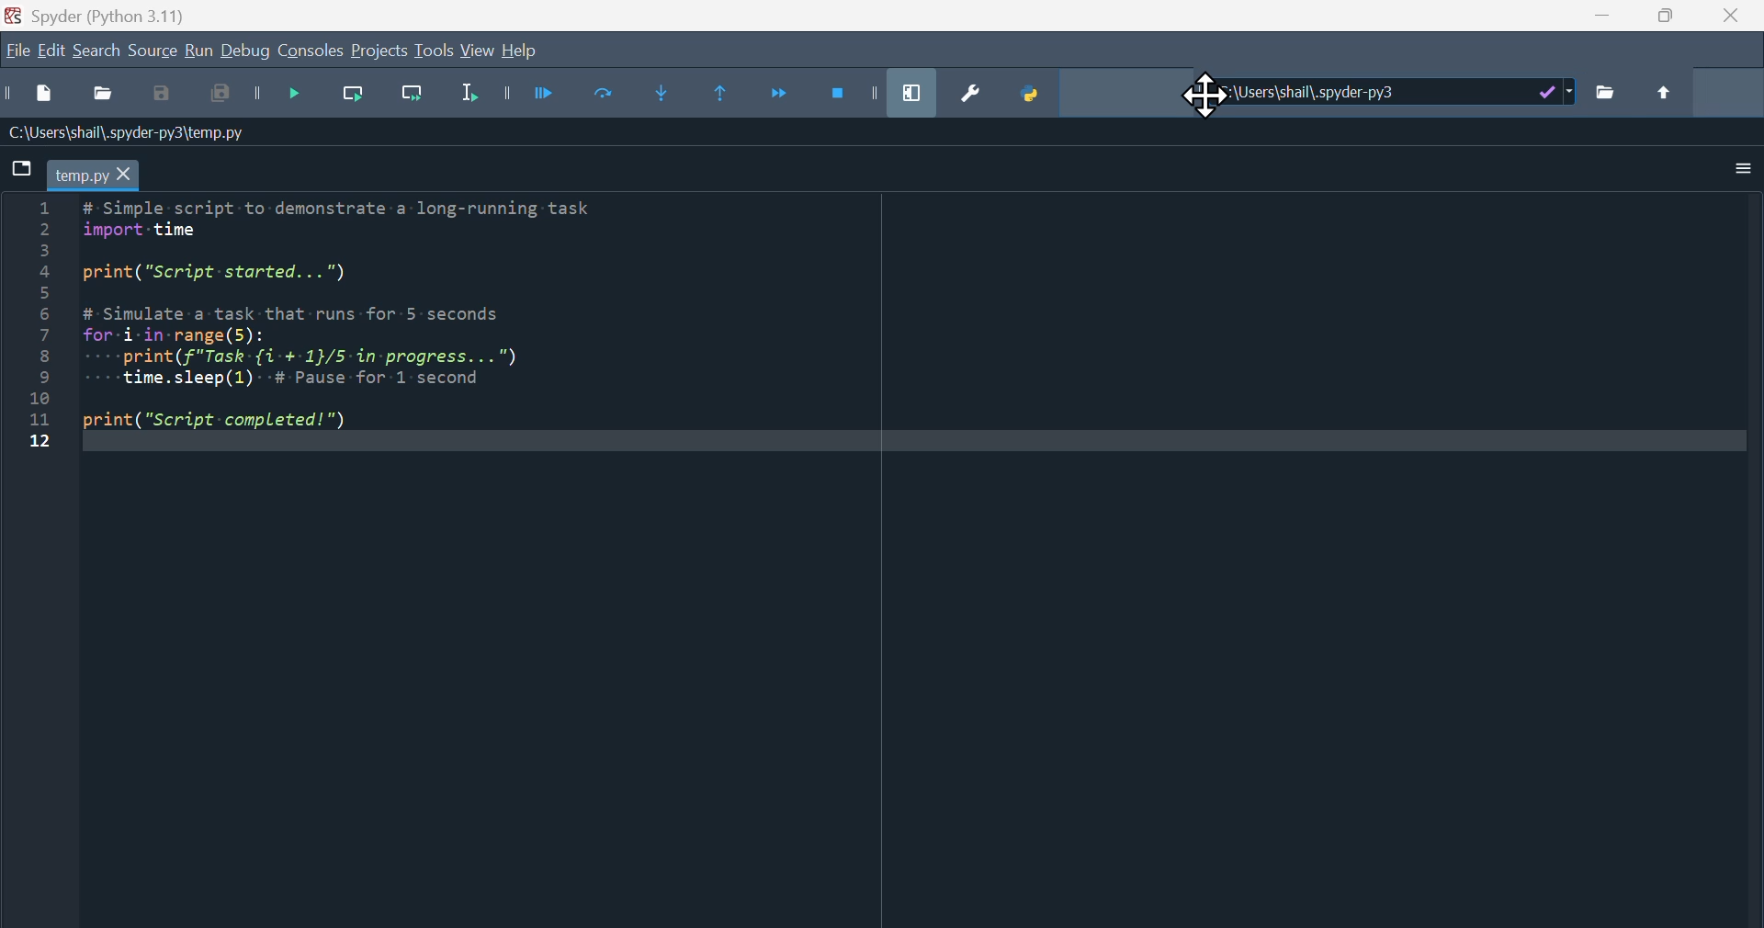  Describe the element at coordinates (376, 50) in the screenshot. I see `Projects` at that location.